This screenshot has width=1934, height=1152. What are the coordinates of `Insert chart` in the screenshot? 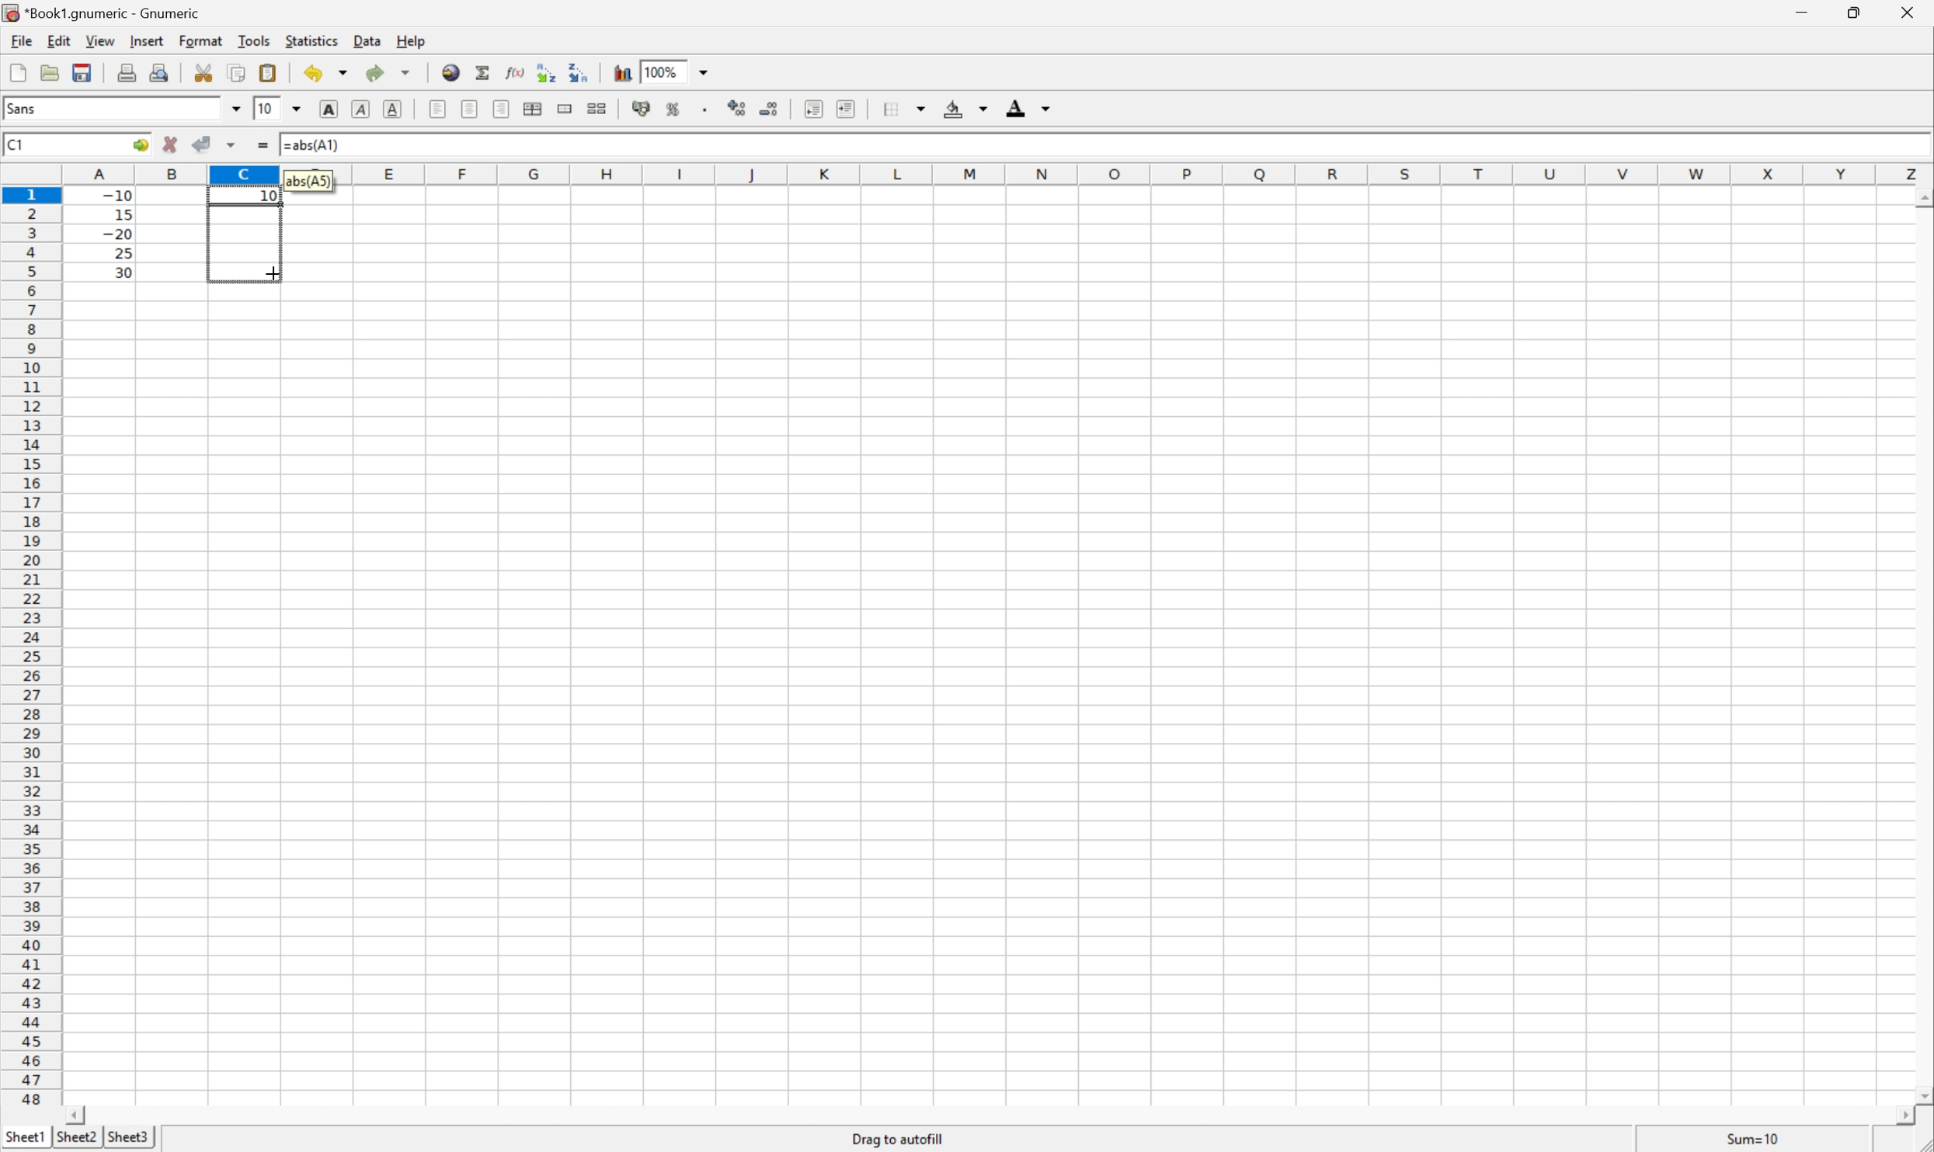 It's located at (623, 71).